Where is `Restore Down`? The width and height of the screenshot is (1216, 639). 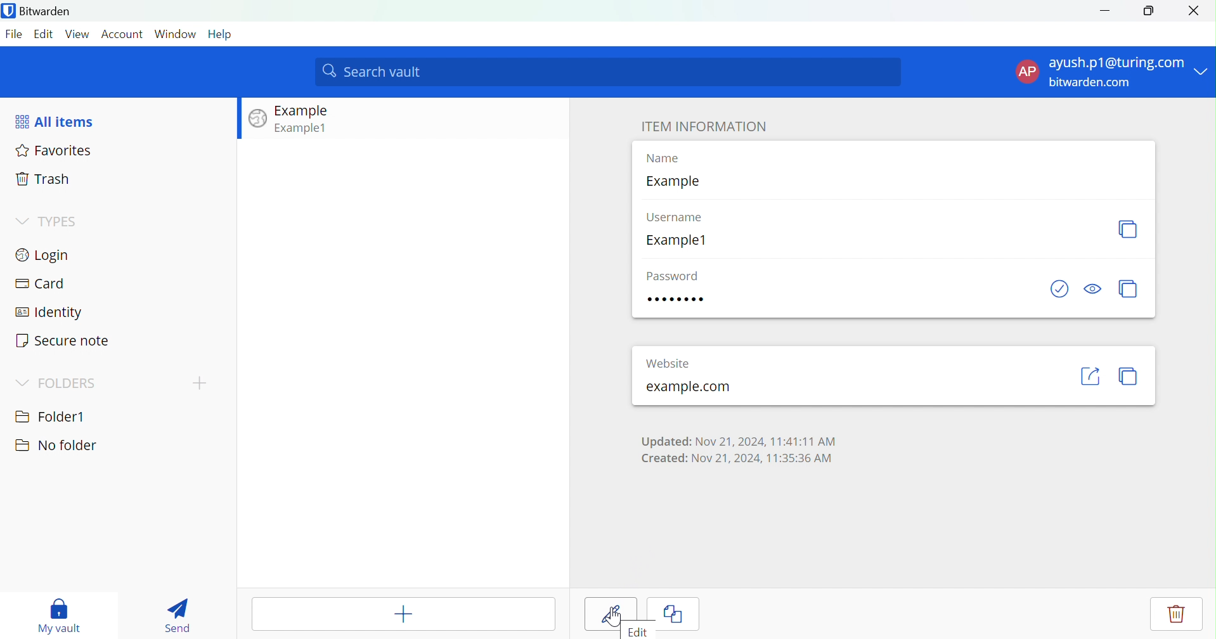
Restore Down is located at coordinates (1149, 11).